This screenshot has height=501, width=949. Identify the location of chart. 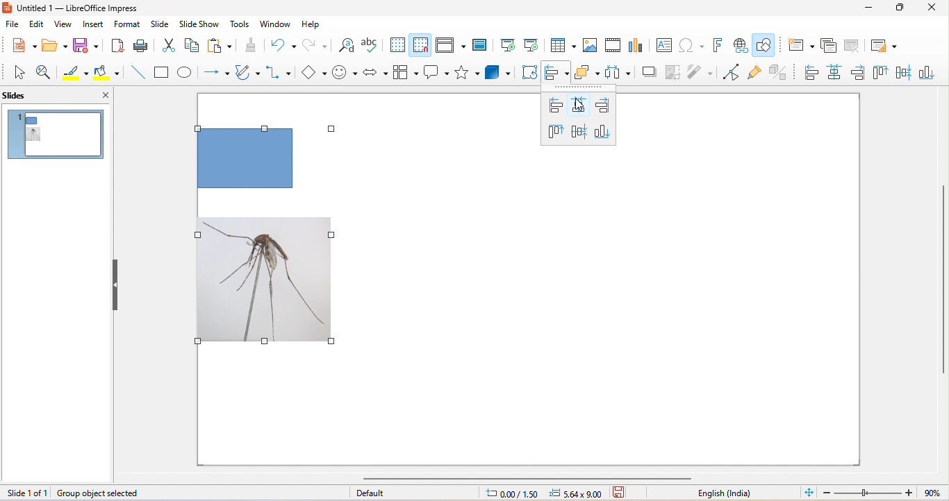
(636, 46).